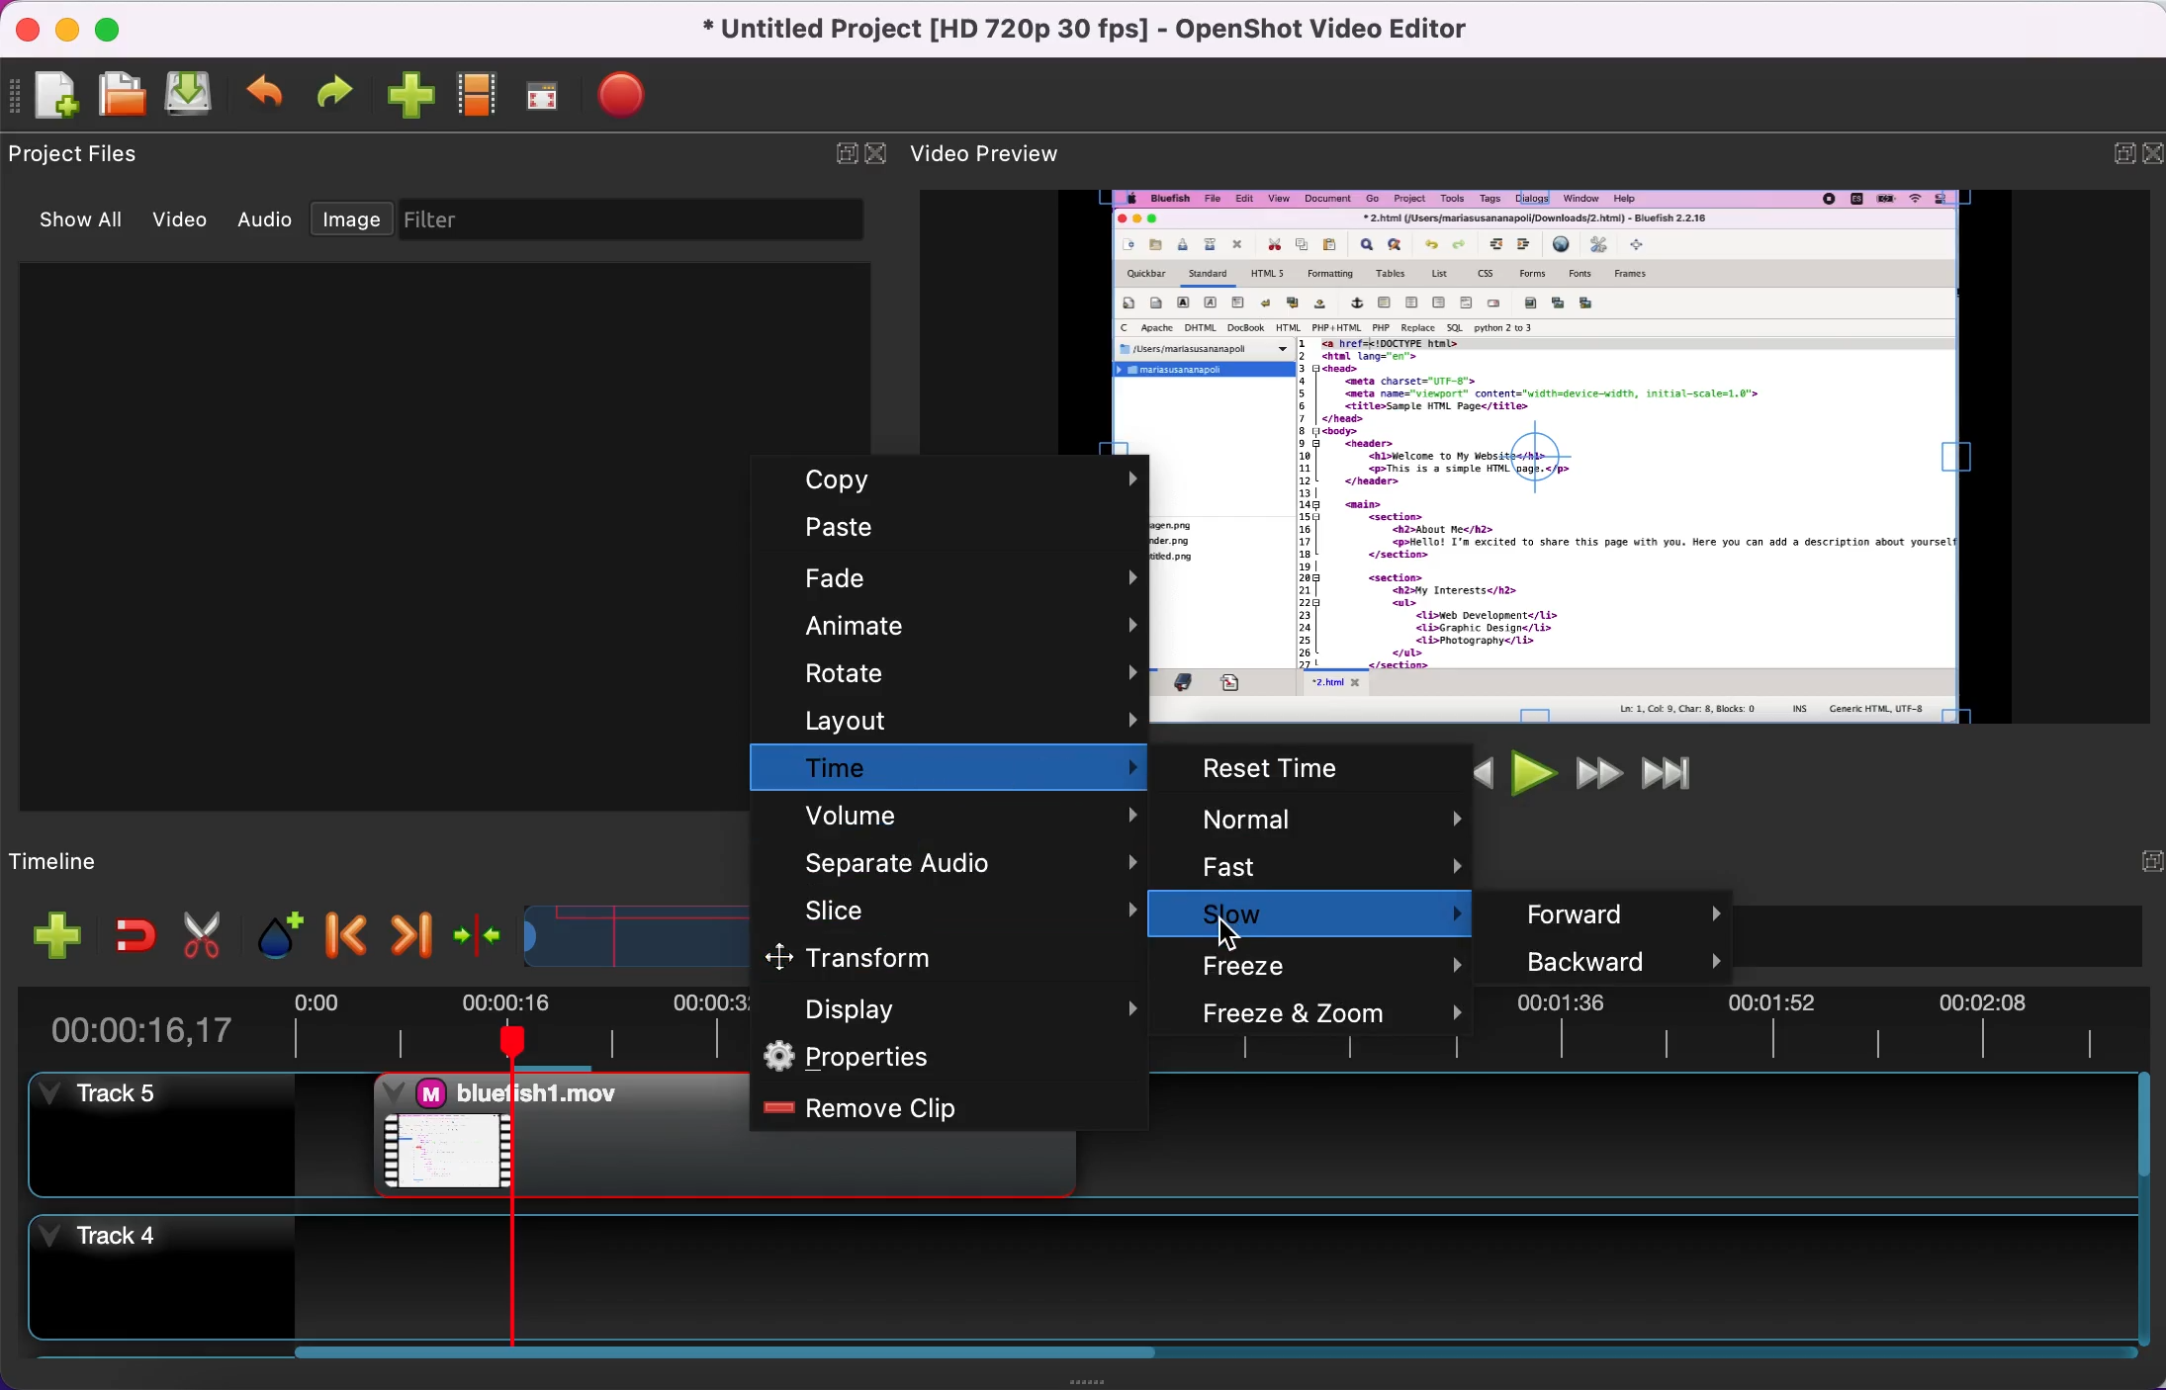 The width and height of the screenshot is (2166, 1390). What do you see at coordinates (1668, 771) in the screenshot?
I see `jump to end` at bounding box center [1668, 771].